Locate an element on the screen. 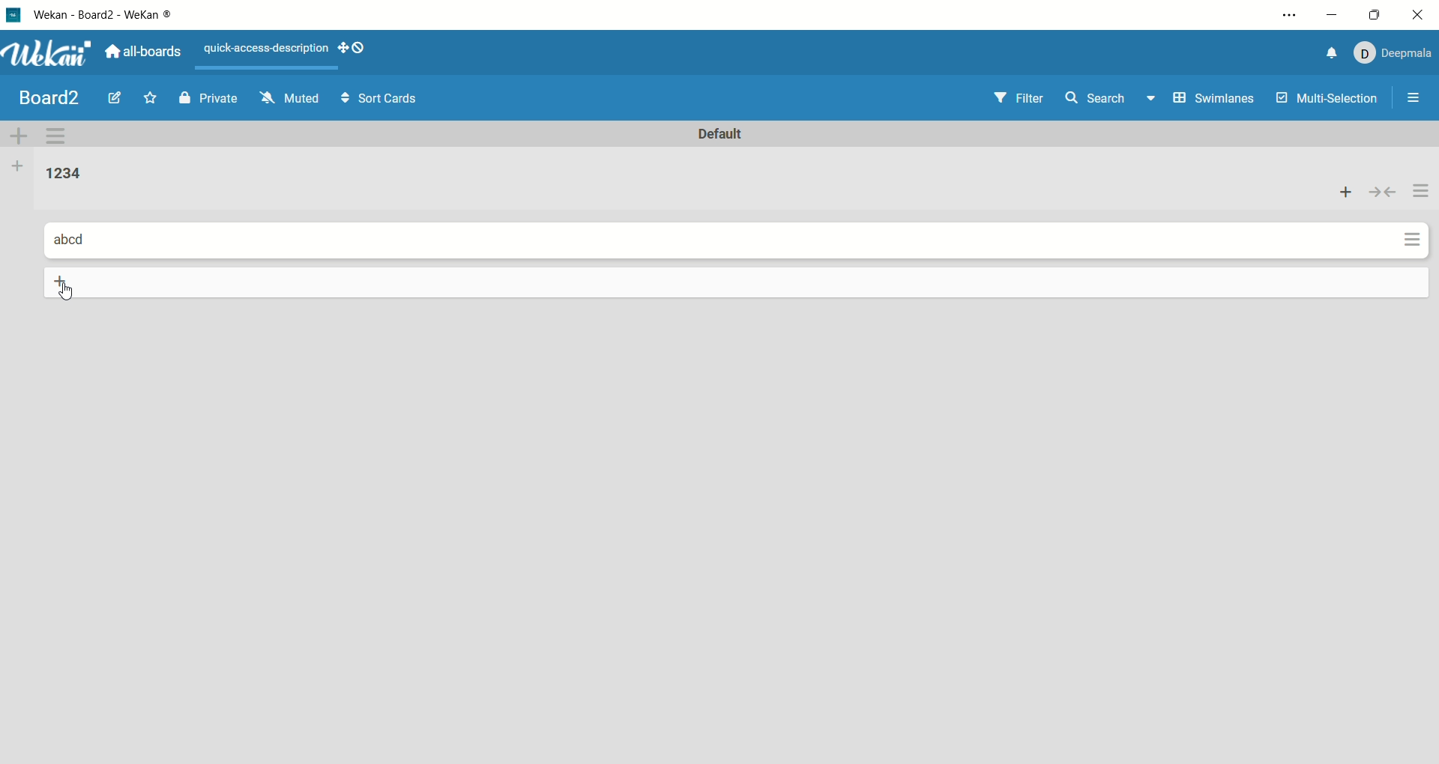  filter is located at coordinates (1009, 95).